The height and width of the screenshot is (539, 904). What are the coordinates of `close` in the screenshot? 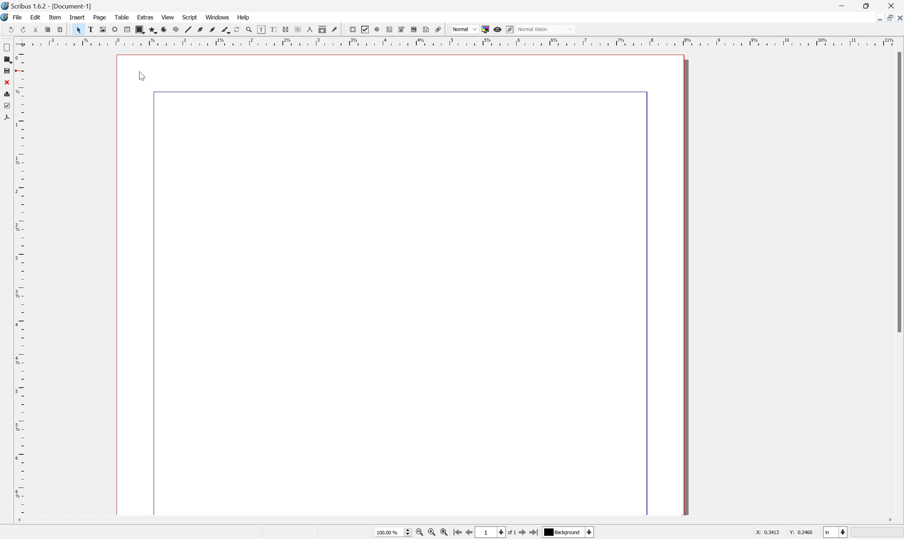 It's located at (47, 29).